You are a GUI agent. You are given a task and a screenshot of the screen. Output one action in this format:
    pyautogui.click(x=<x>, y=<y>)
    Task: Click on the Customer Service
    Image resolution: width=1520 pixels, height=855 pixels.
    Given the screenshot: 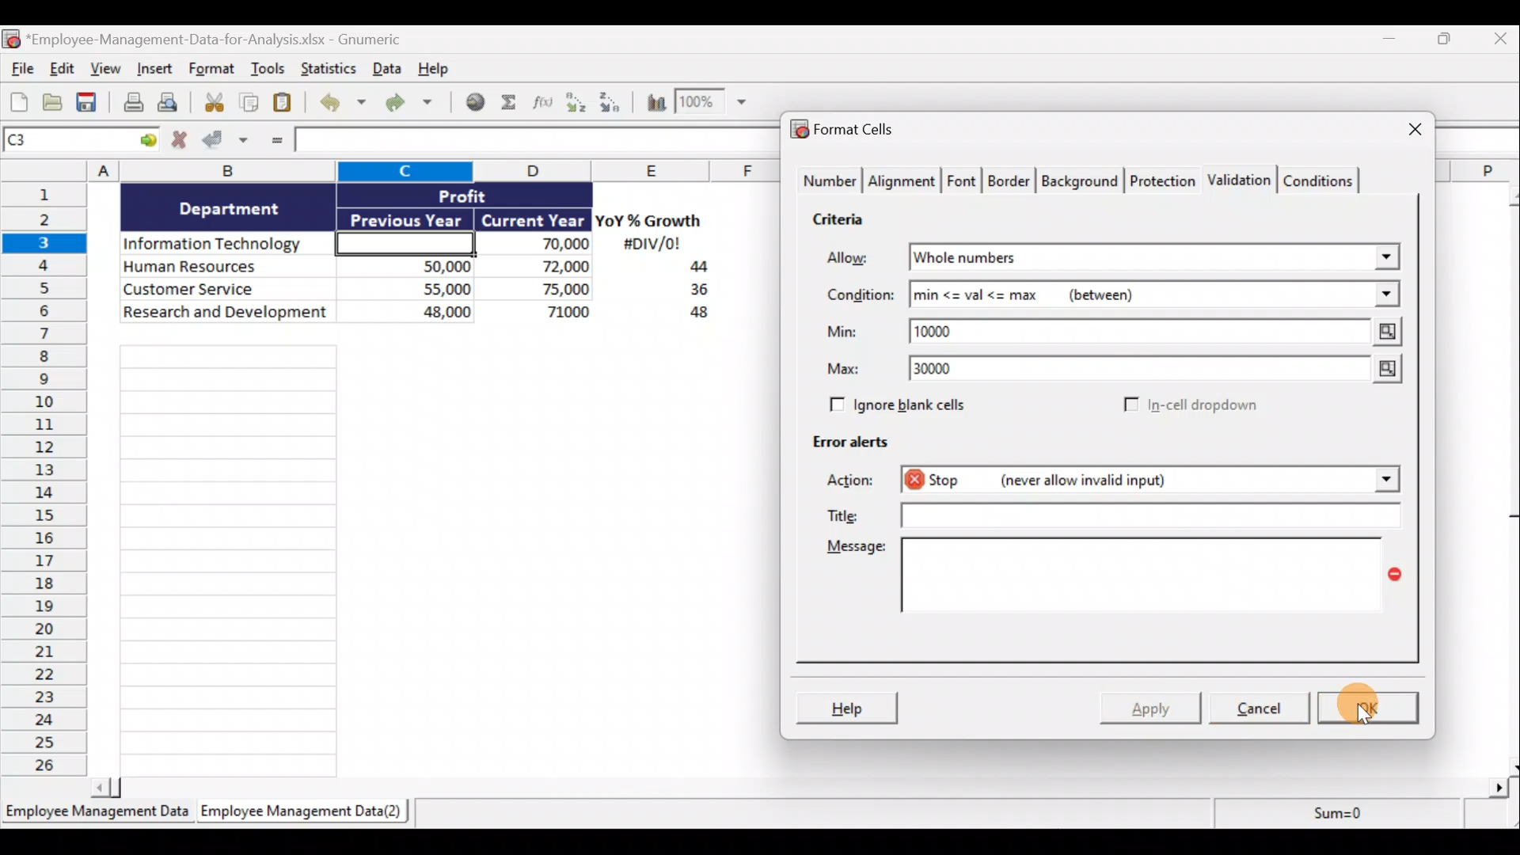 What is the action you would take?
    pyautogui.click(x=228, y=287)
    